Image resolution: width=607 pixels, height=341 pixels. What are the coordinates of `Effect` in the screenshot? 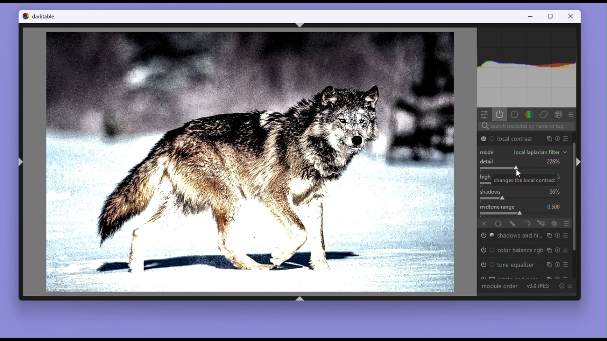 It's located at (557, 115).